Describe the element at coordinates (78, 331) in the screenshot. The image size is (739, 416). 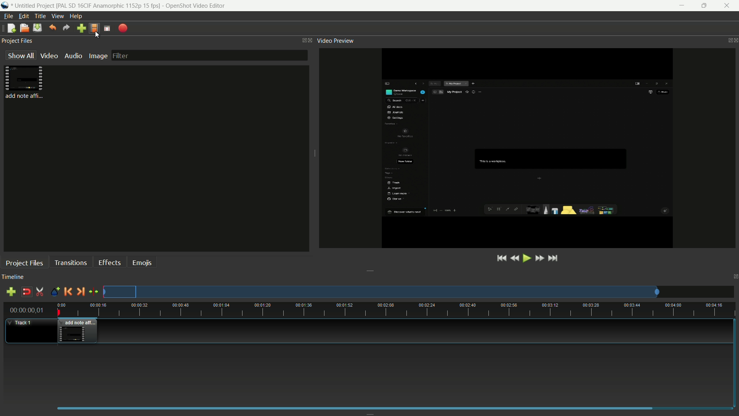
I see `video in timeline` at that location.